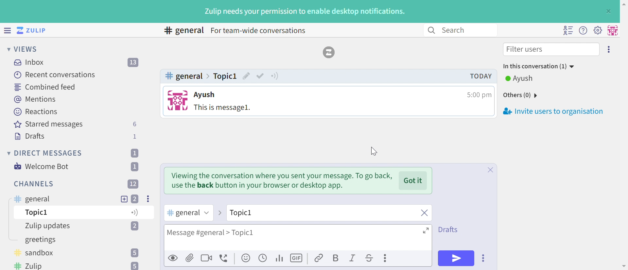 Image resolution: width=628 pixels, height=270 pixels. Describe the element at coordinates (329, 52) in the screenshot. I see `zulip logo` at that location.